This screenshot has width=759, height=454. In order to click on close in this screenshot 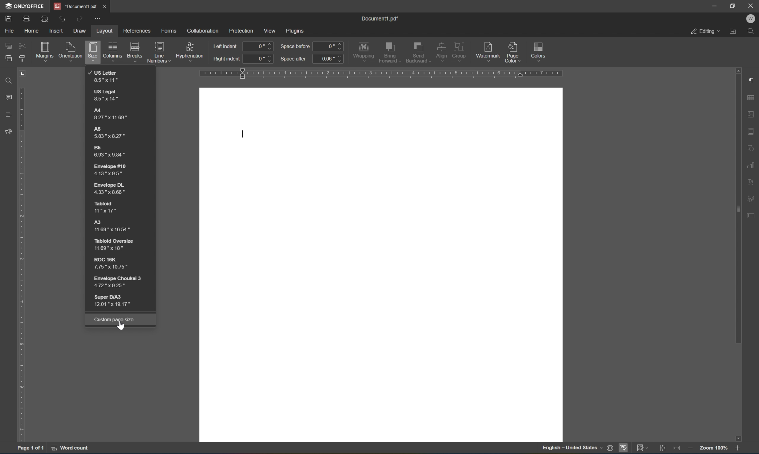, I will do `click(751, 6)`.